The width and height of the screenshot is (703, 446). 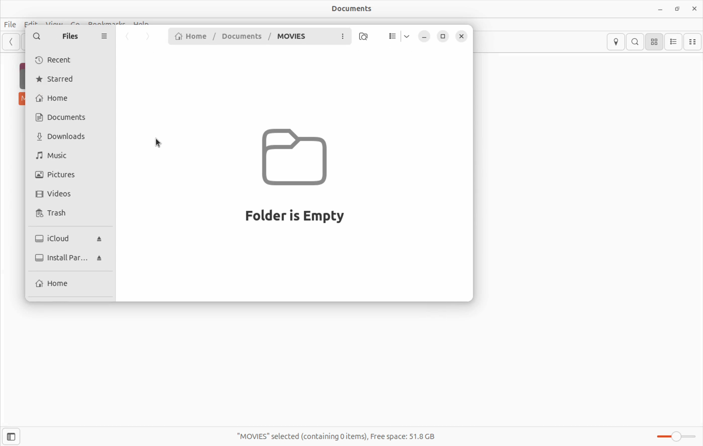 I want to click on search folder, so click(x=364, y=38).